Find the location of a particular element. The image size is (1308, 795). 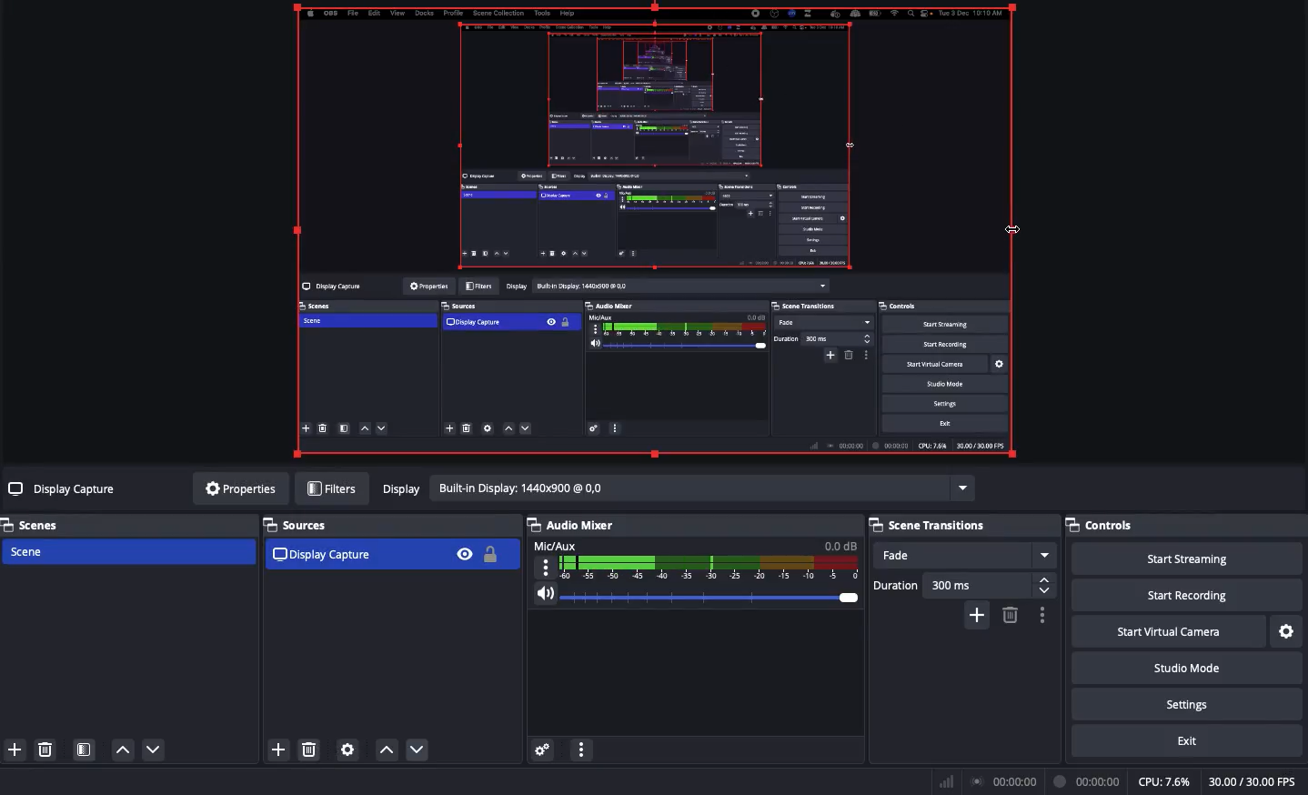

CPU is located at coordinates (1163, 782).